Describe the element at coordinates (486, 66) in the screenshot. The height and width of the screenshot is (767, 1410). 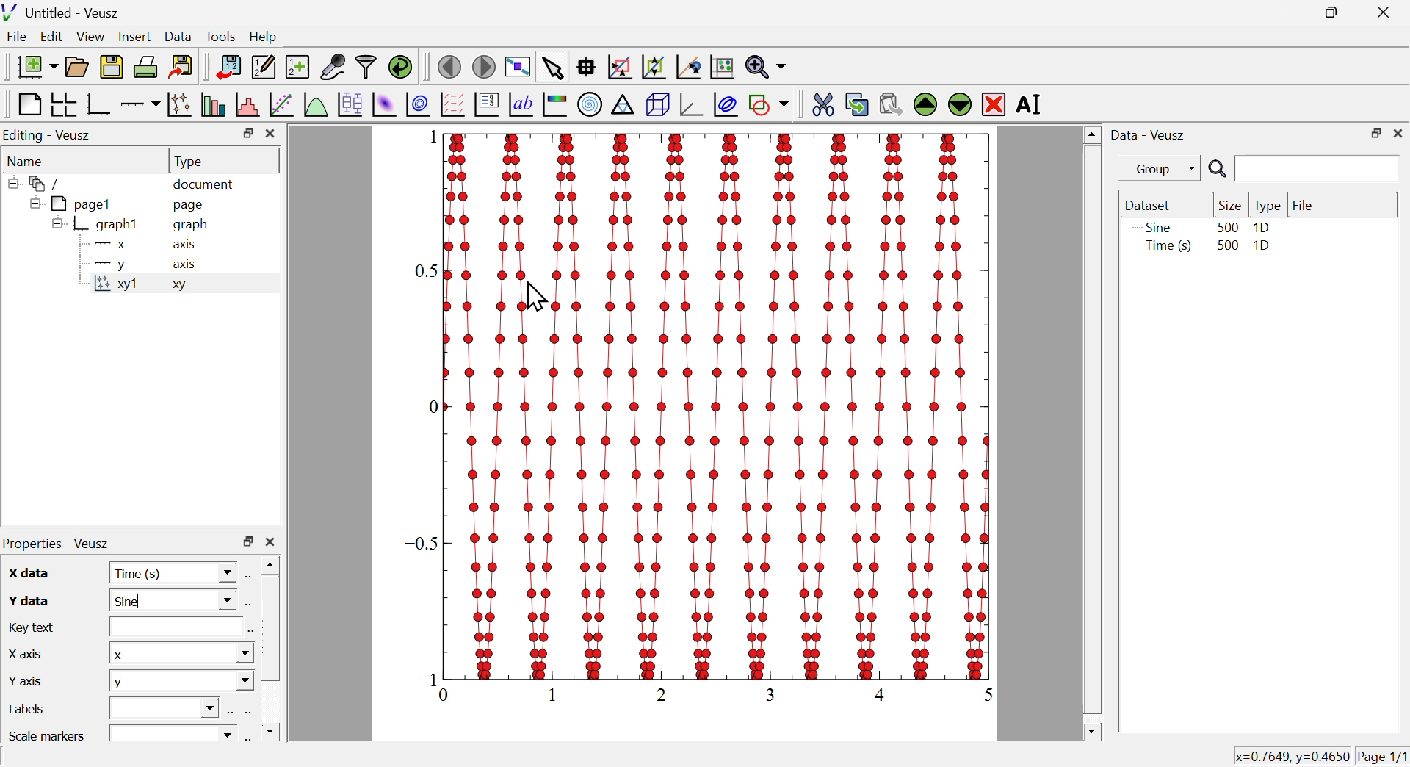
I see `move to the next page` at that location.